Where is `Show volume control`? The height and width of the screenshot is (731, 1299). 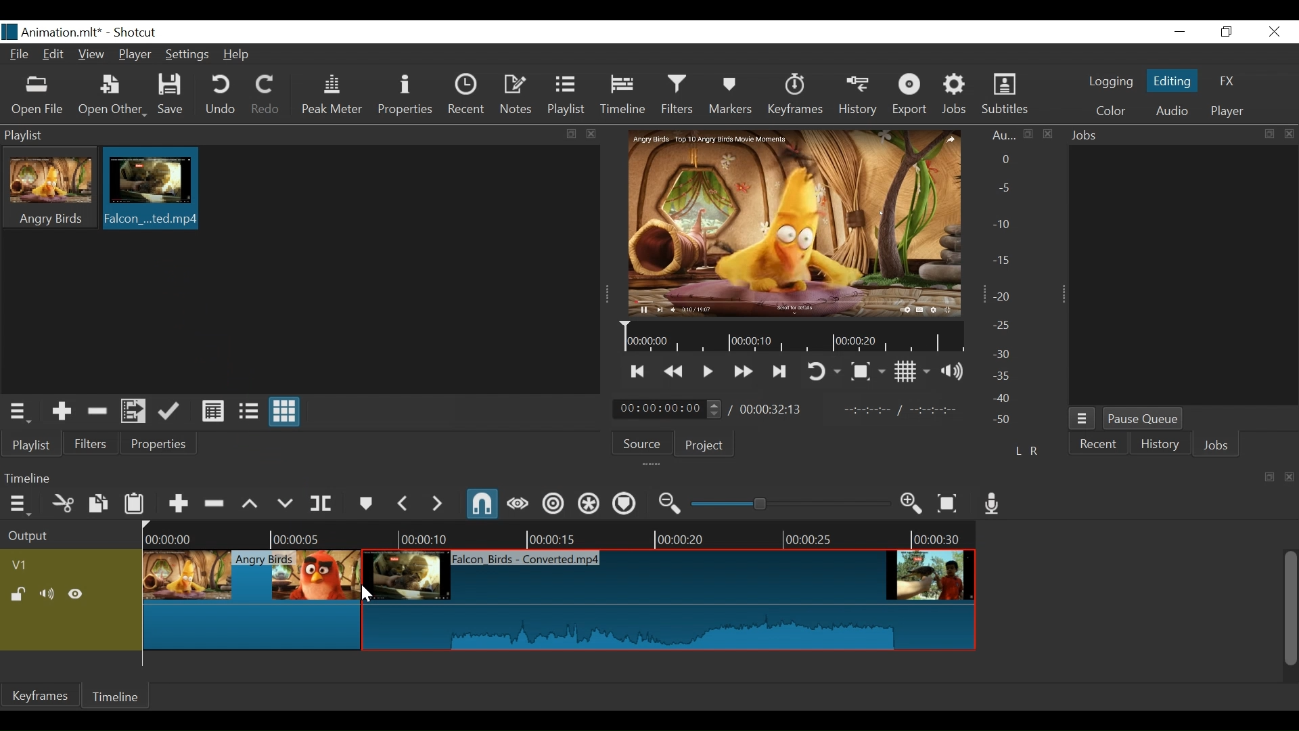 Show volume control is located at coordinates (953, 372).